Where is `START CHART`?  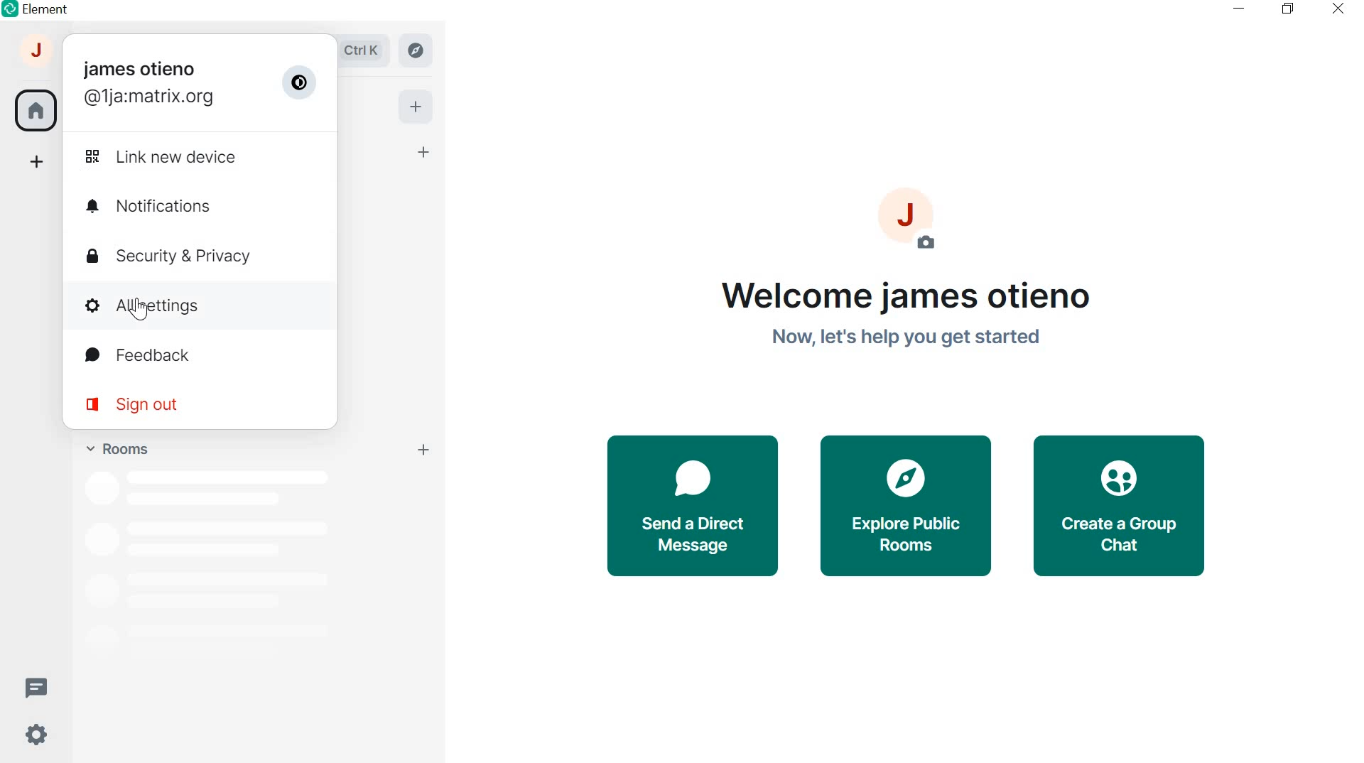 START CHART is located at coordinates (425, 153).